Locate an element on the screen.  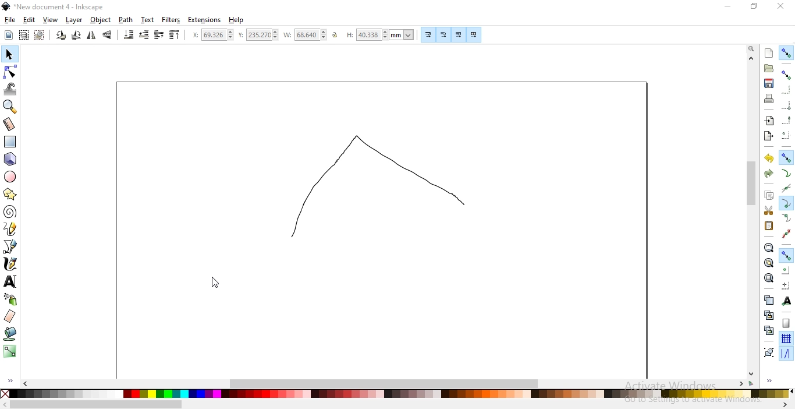
copy is located at coordinates (768, 194).